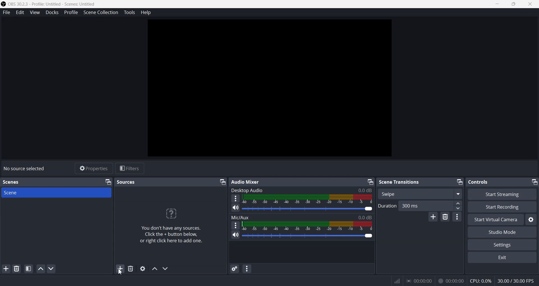 This screenshot has height=286, width=539. I want to click on Minimize, so click(496, 4).